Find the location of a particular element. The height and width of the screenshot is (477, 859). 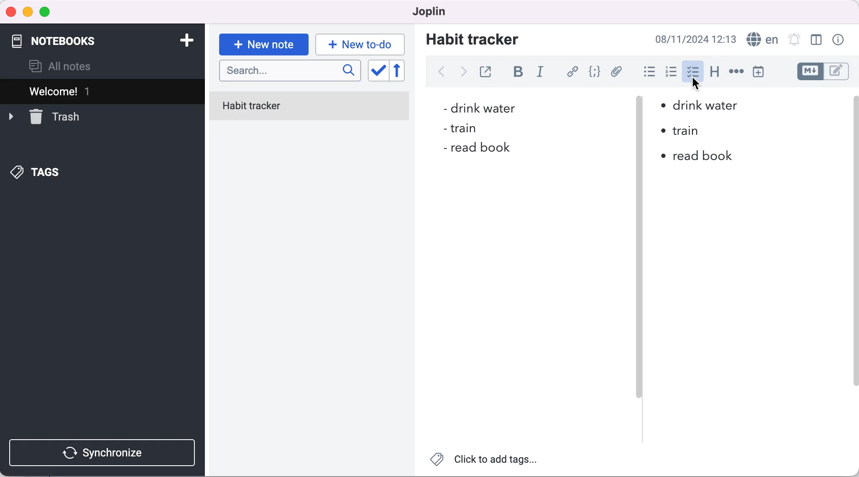

notebooks is located at coordinates (67, 37).